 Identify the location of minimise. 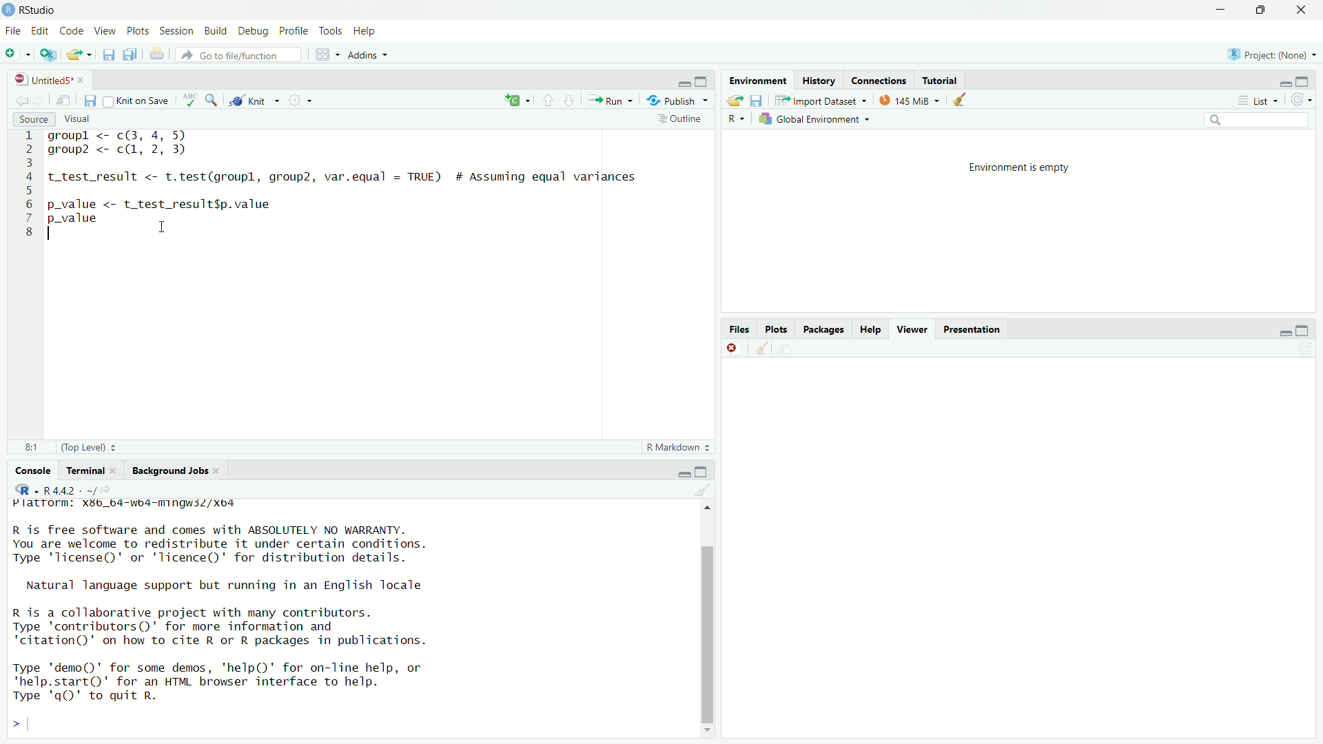
(685, 471).